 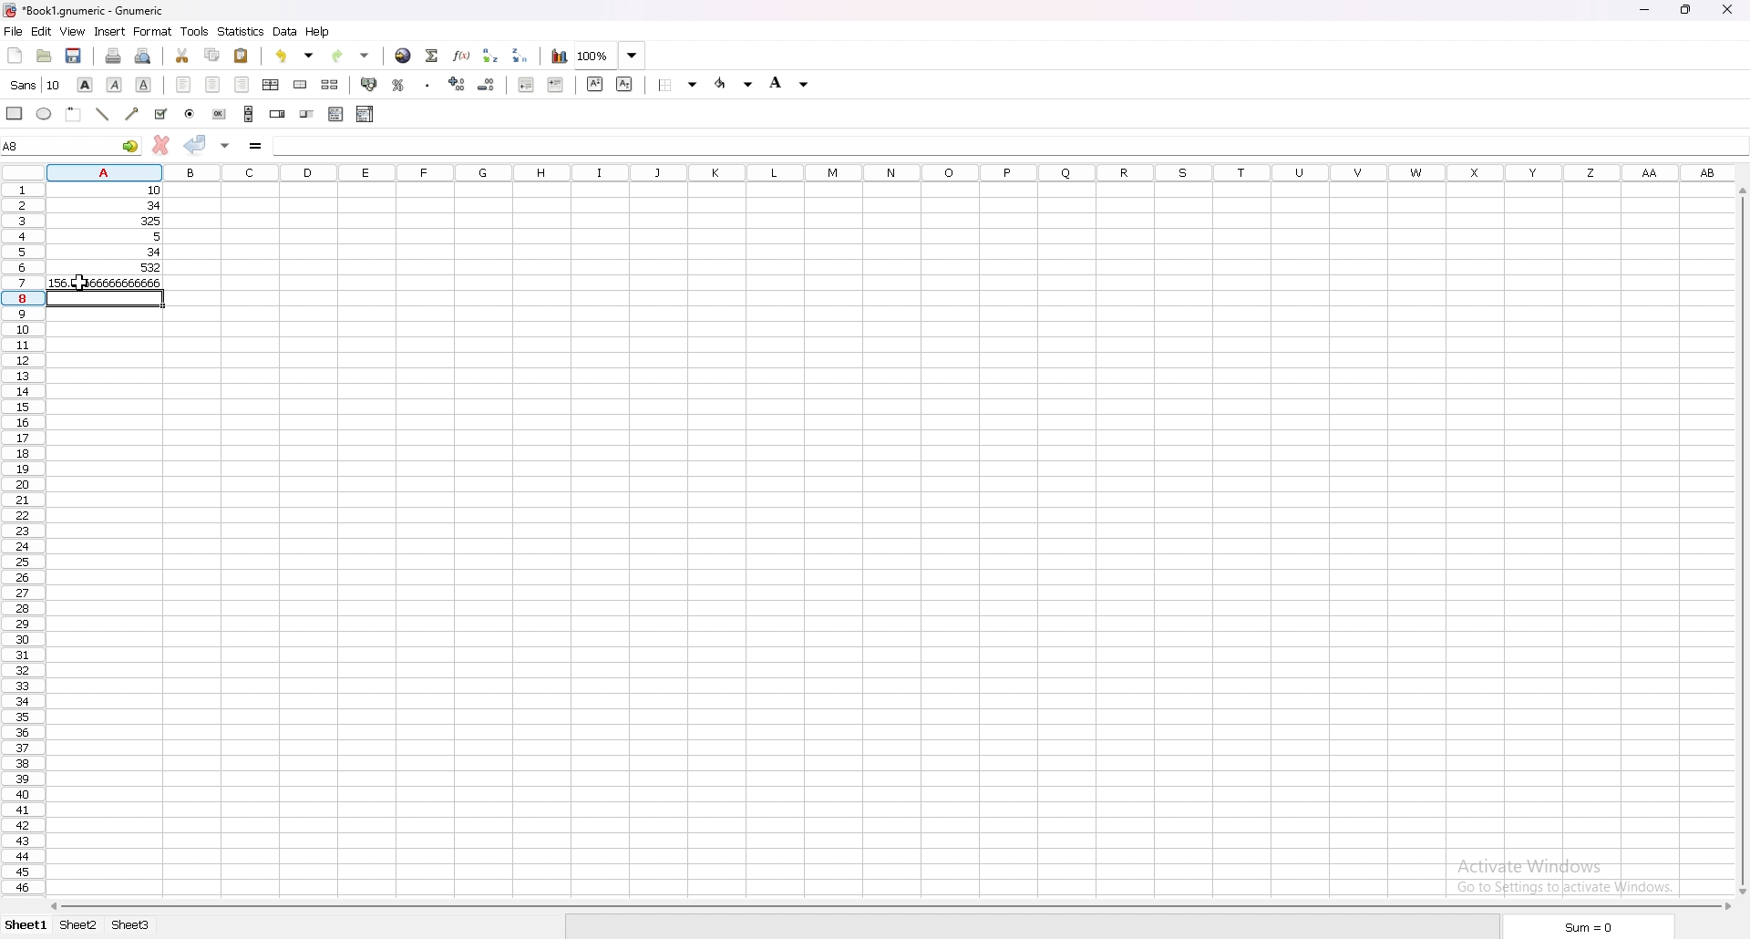 What do you see at coordinates (108, 31) in the screenshot?
I see `insert` at bounding box center [108, 31].